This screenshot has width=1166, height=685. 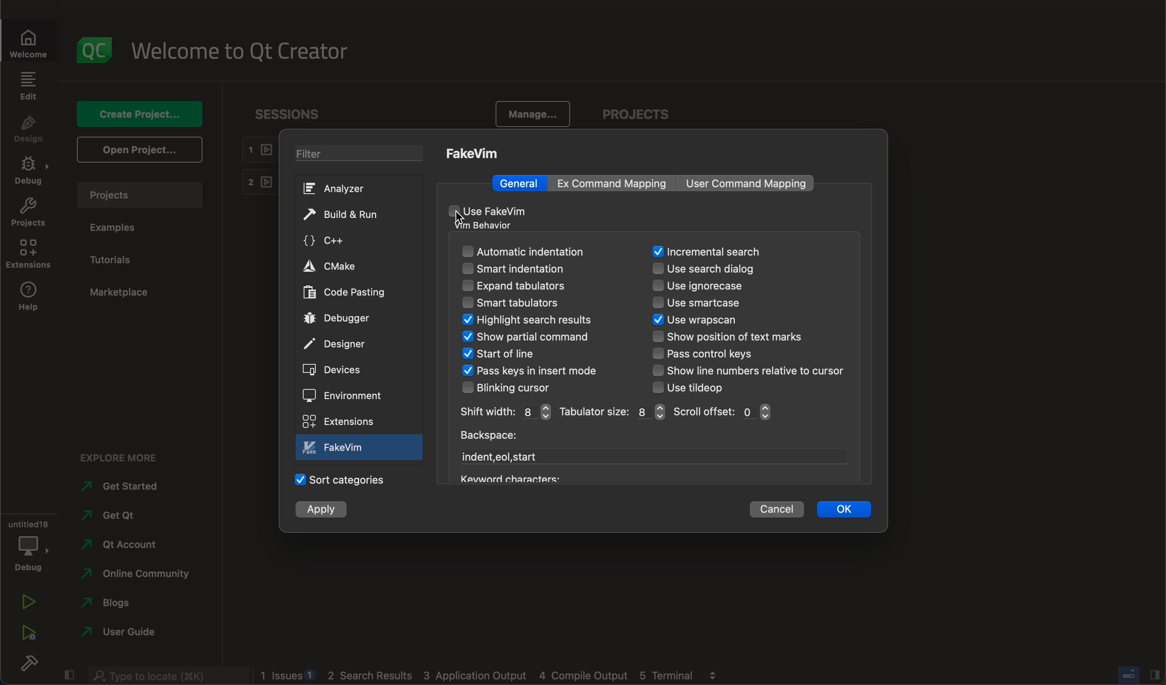 I want to click on command mapping, so click(x=748, y=184).